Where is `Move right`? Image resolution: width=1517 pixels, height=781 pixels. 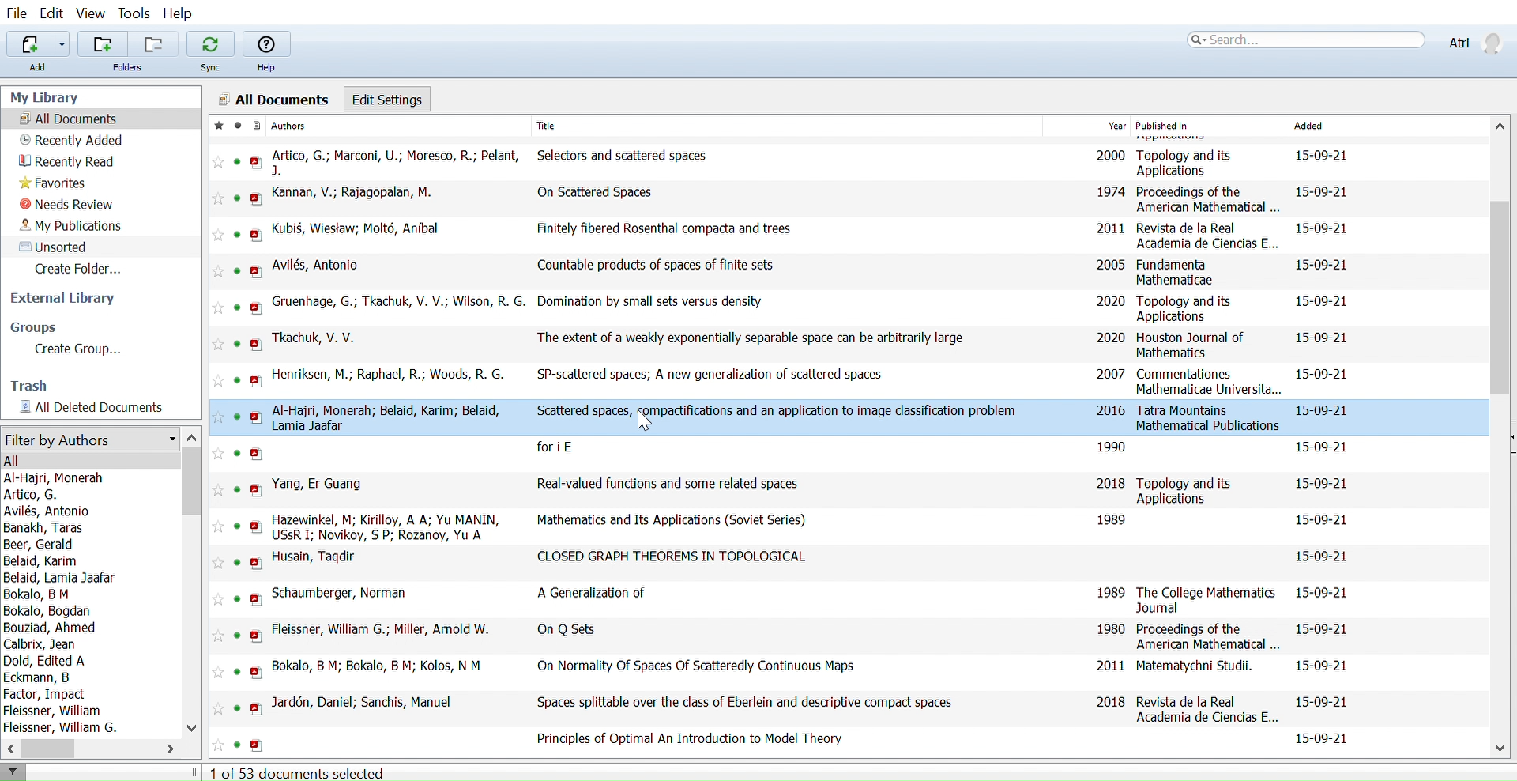 Move right is located at coordinates (167, 747).